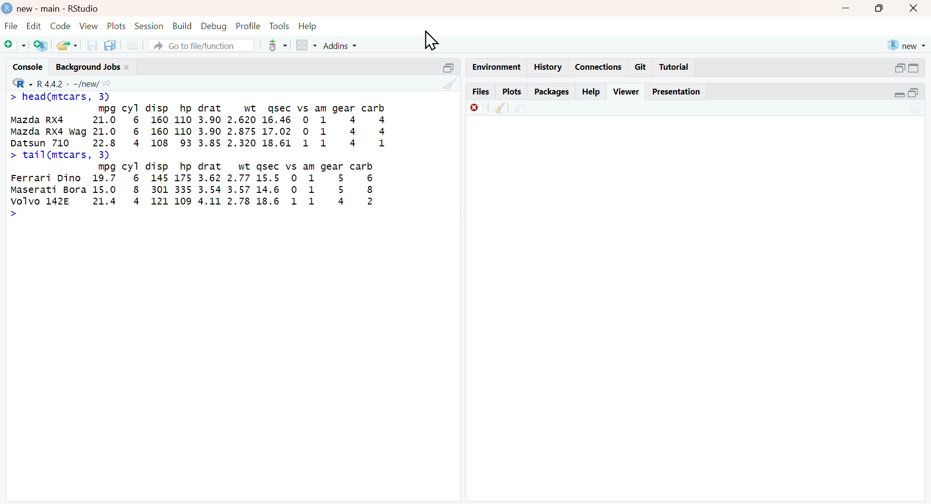  Describe the element at coordinates (906, 93) in the screenshot. I see `minimize/maximize` at that location.